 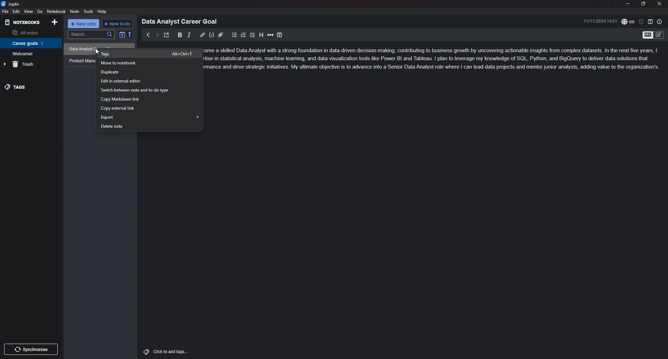 What do you see at coordinates (170, 352) in the screenshot?
I see `Click to add tags...` at bounding box center [170, 352].